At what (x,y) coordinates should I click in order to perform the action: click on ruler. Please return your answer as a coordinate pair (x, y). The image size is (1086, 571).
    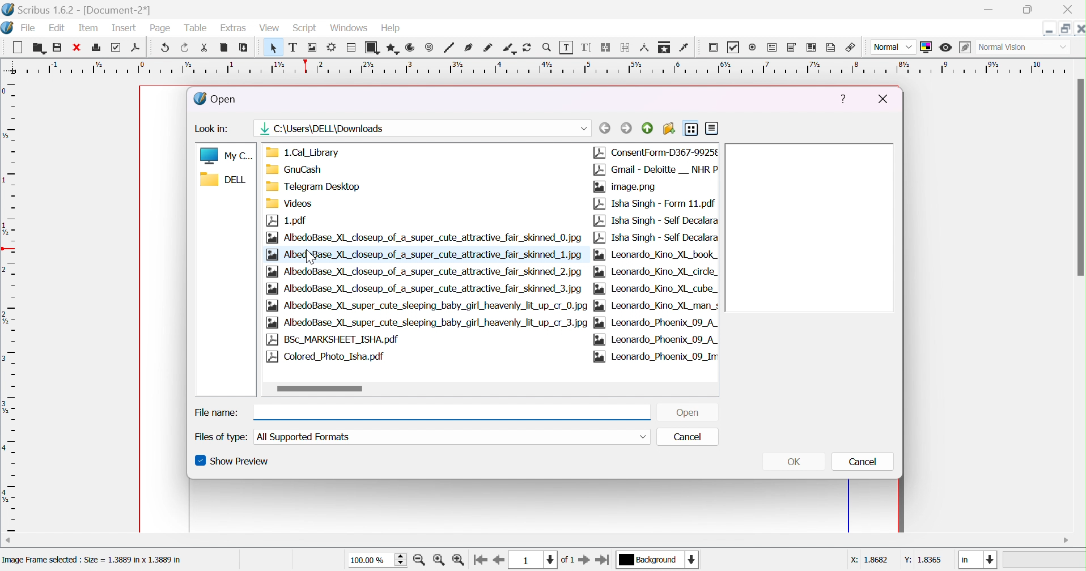
    Looking at the image, I should click on (9, 306).